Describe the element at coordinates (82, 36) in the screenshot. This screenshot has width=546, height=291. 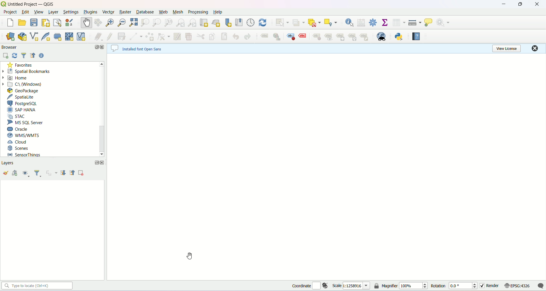
I see `new virtual layer` at that location.